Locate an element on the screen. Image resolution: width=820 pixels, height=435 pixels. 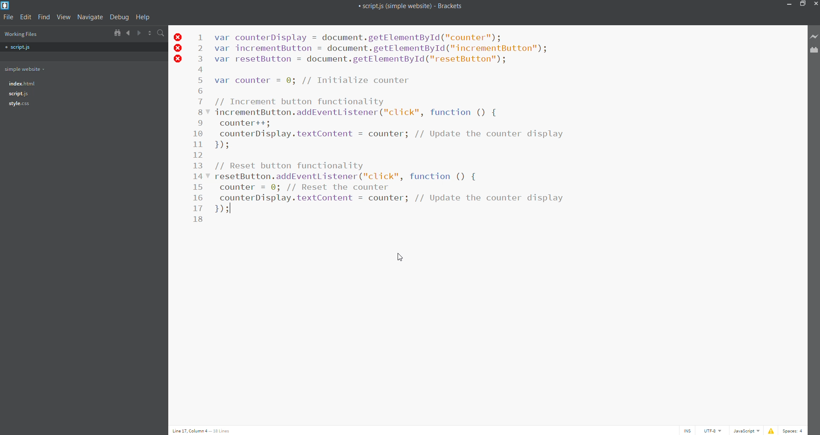
view is located at coordinates (63, 18).